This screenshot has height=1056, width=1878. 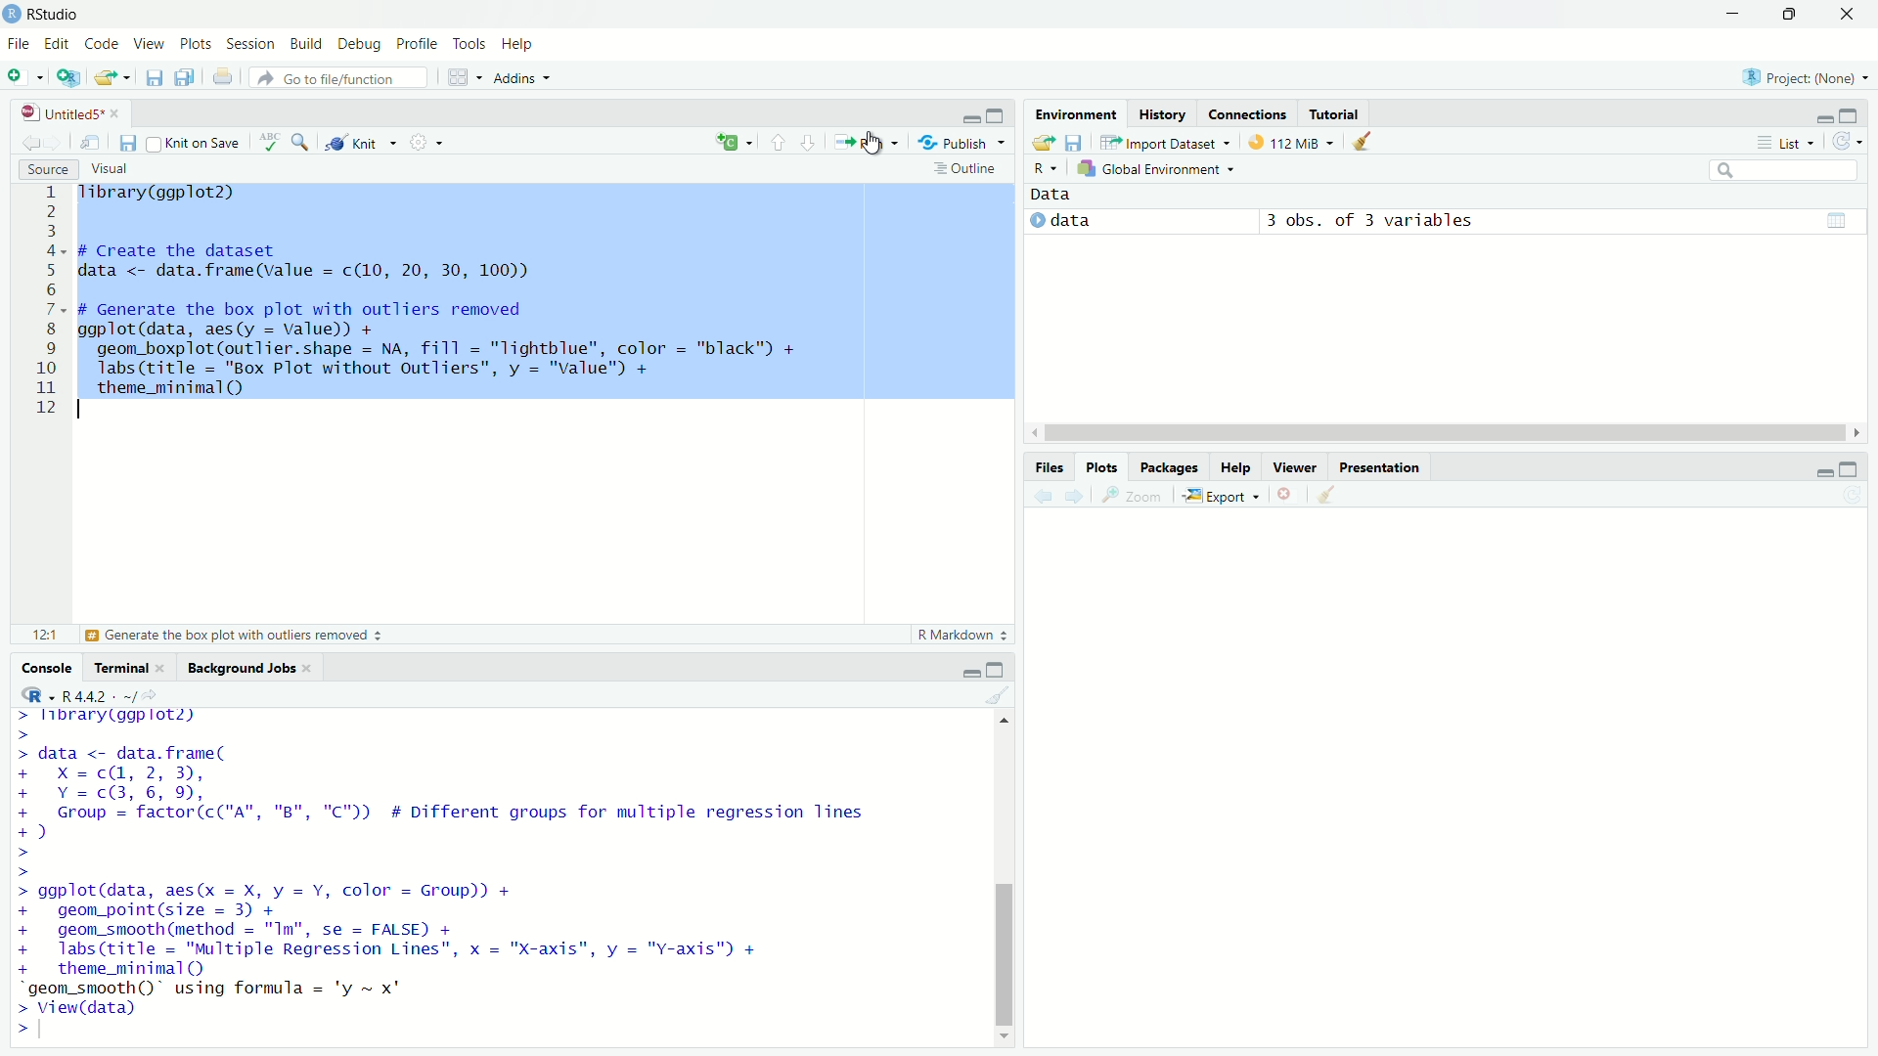 What do you see at coordinates (57, 43) in the screenshot?
I see `Edit` at bounding box center [57, 43].